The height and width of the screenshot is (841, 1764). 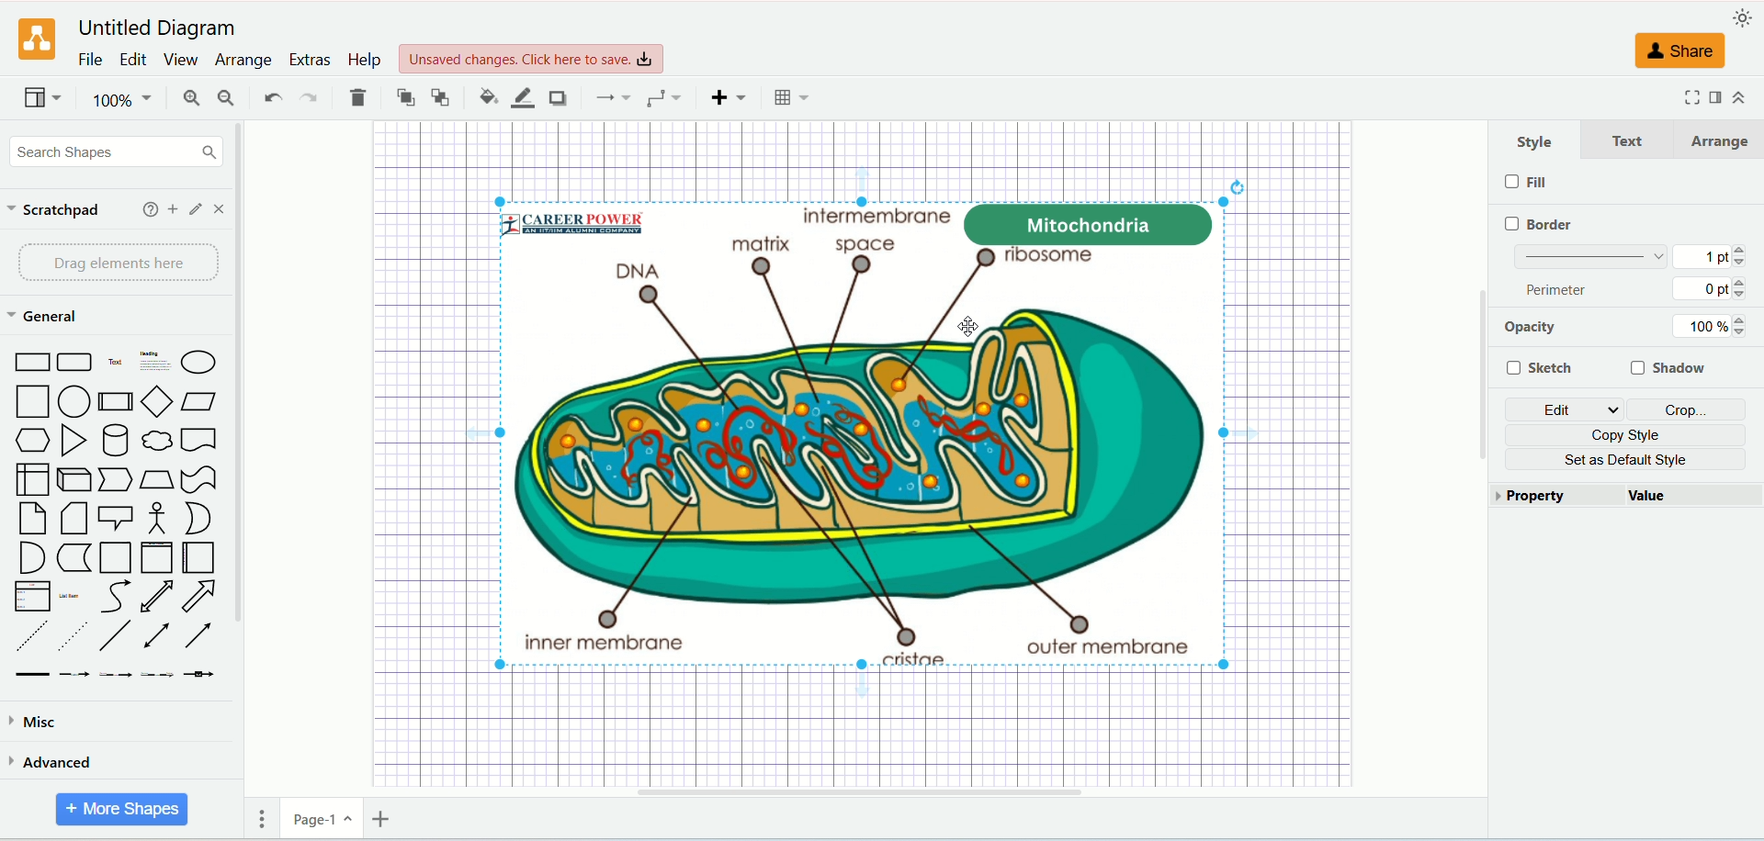 What do you see at coordinates (222, 209) in the screenshot?
I see `close` at bounding box center [222, 209].